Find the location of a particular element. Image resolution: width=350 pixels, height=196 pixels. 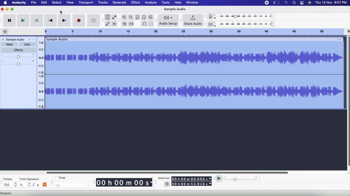

Trim outside selection is located at coordinates (125, 24).